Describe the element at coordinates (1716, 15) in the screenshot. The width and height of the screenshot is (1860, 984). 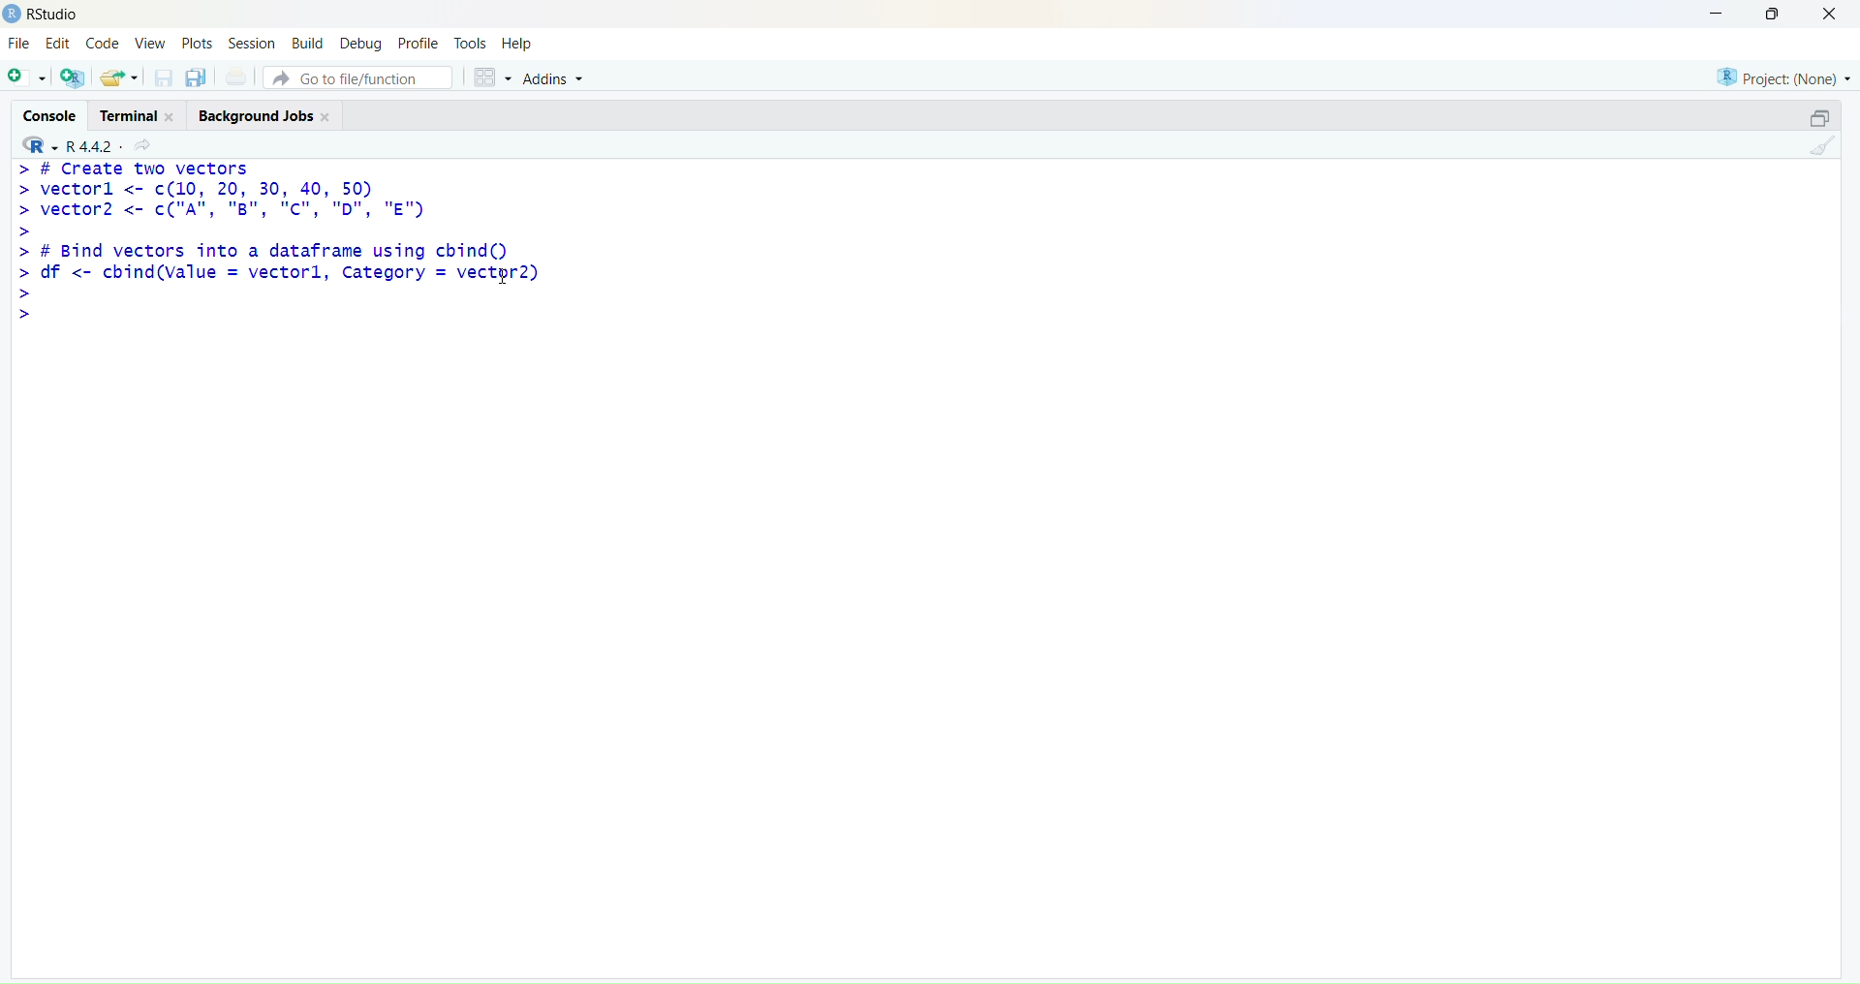
I see `Minimize` at that location.